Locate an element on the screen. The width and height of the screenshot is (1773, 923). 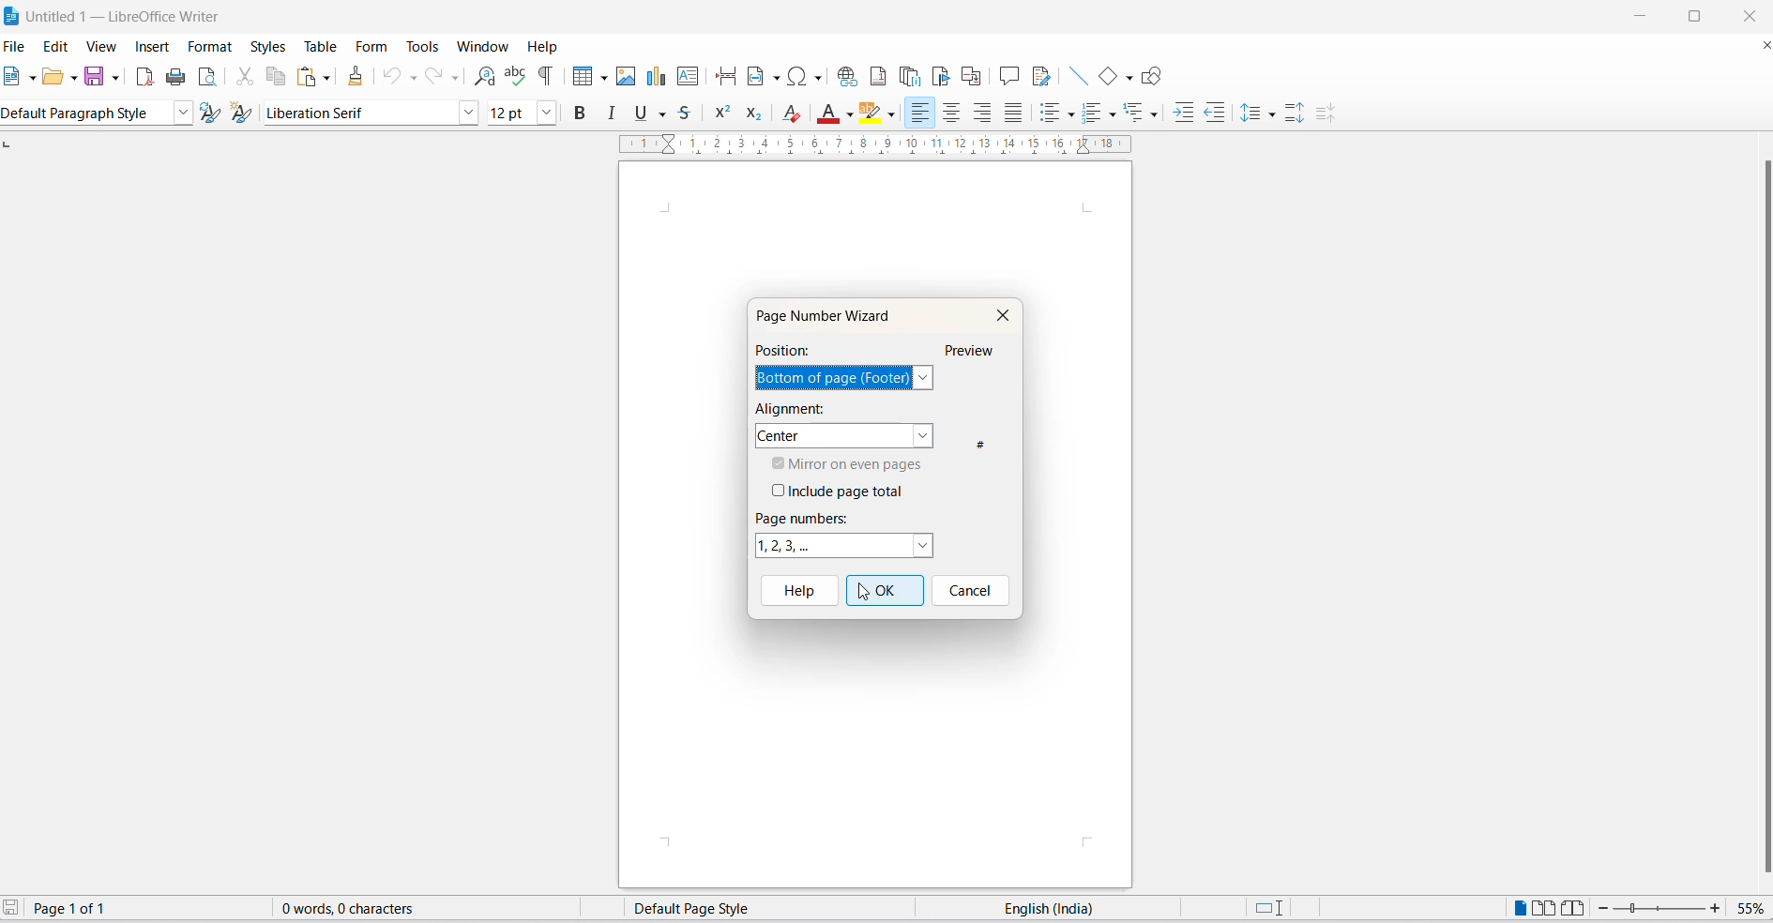
insert table is located at coordinates (577, 79).